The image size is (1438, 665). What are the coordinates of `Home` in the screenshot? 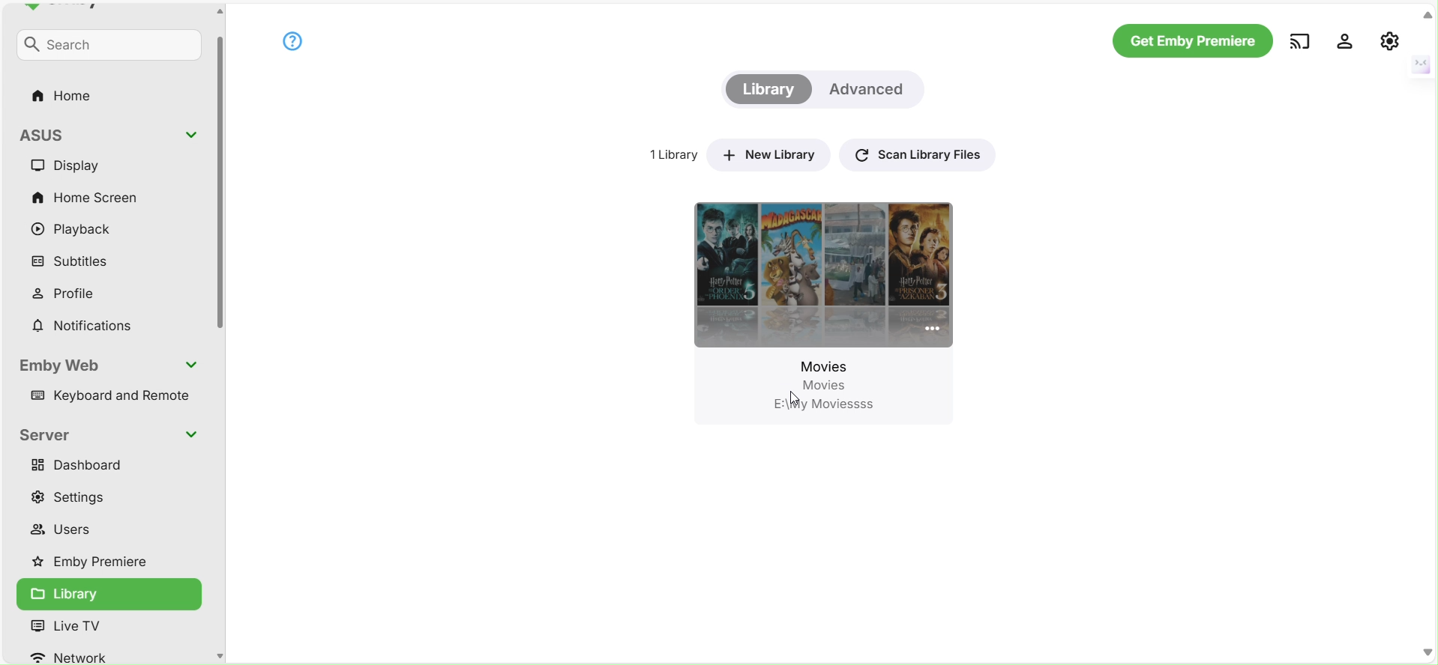 It's located at (67, 94).